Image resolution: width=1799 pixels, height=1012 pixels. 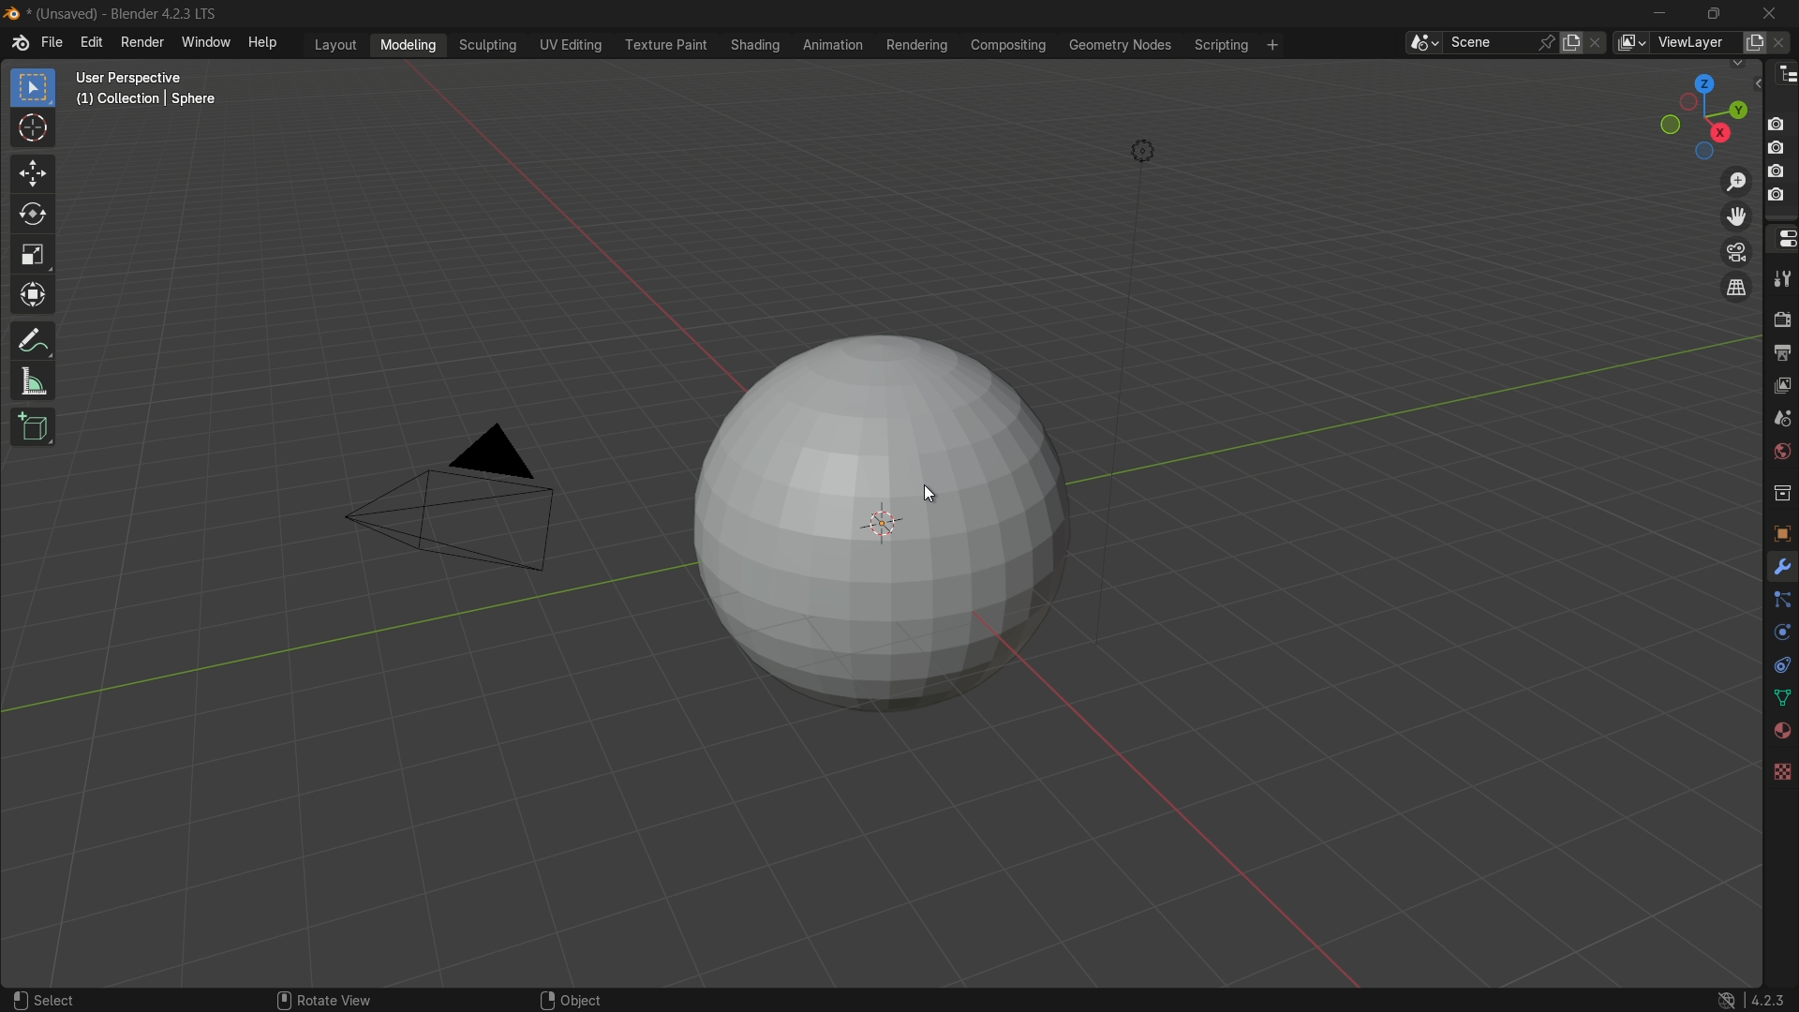 What do you see at coordinates (1155, 149) in the screenshot?
I see `light` at bounding box center [1155, 149].